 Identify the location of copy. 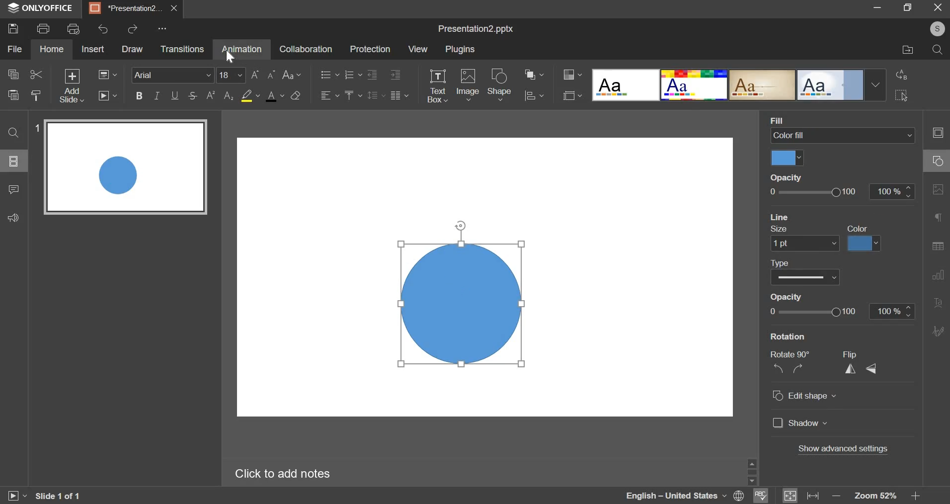
(12, 73).